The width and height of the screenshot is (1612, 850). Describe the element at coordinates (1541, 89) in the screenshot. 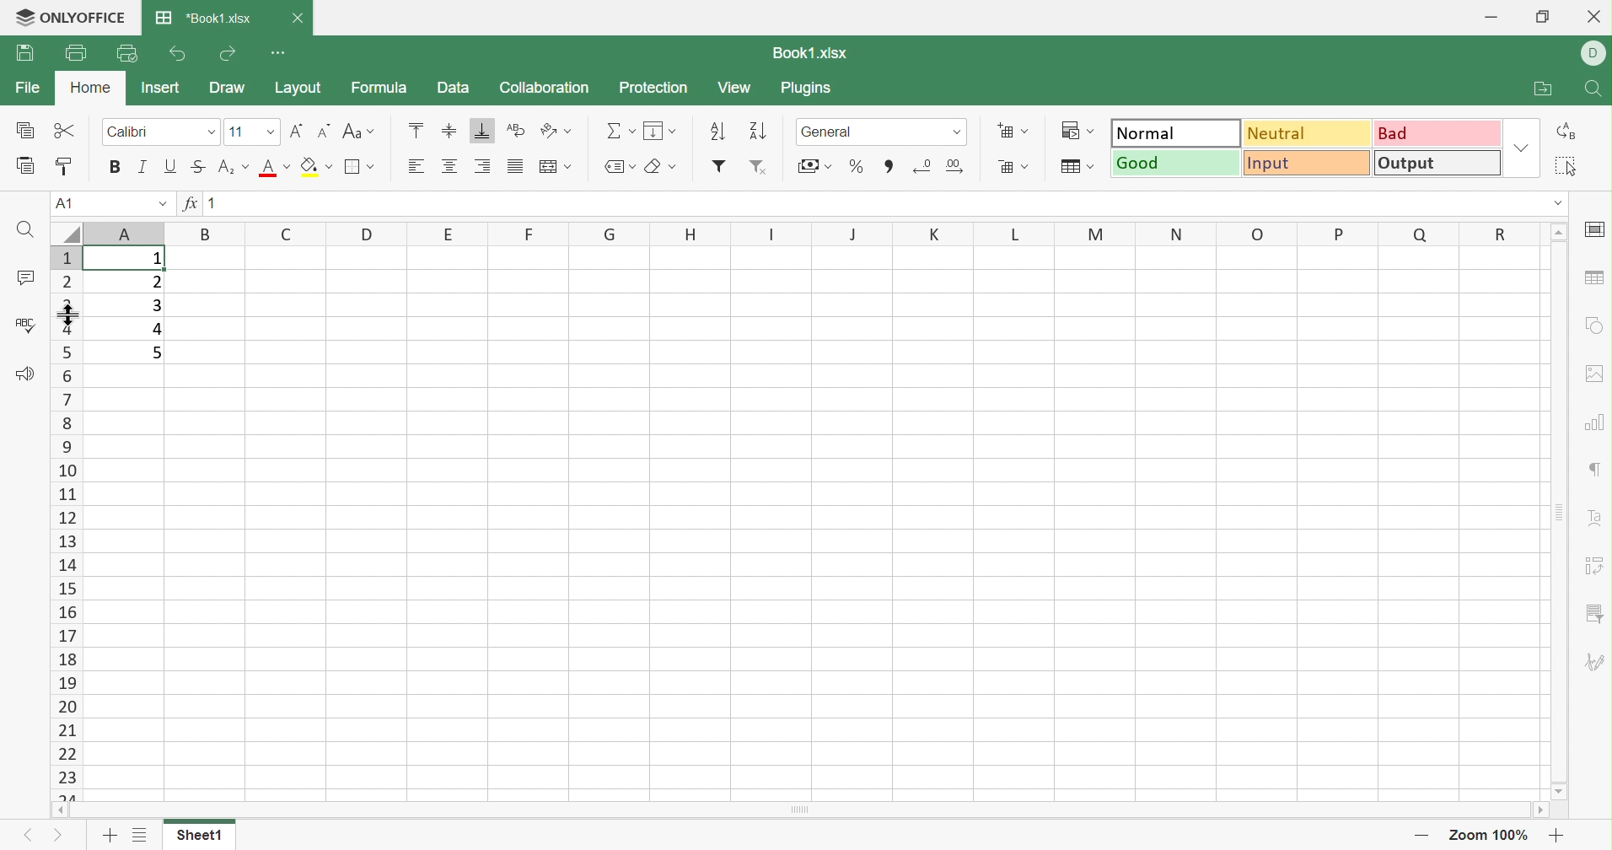

I see `Open file location` at that location.